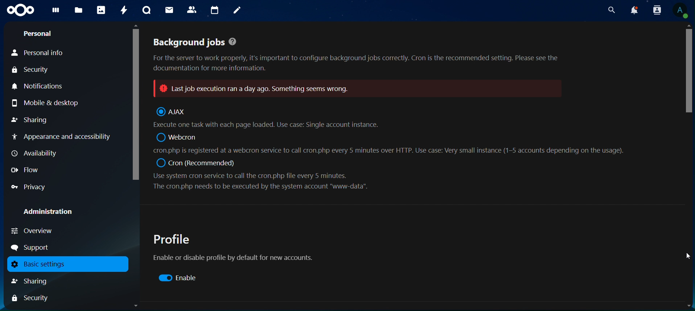  What do you see at coordinates (48, 53) in the screenshot?
I see `personal info` at bounding box center [48, 53].